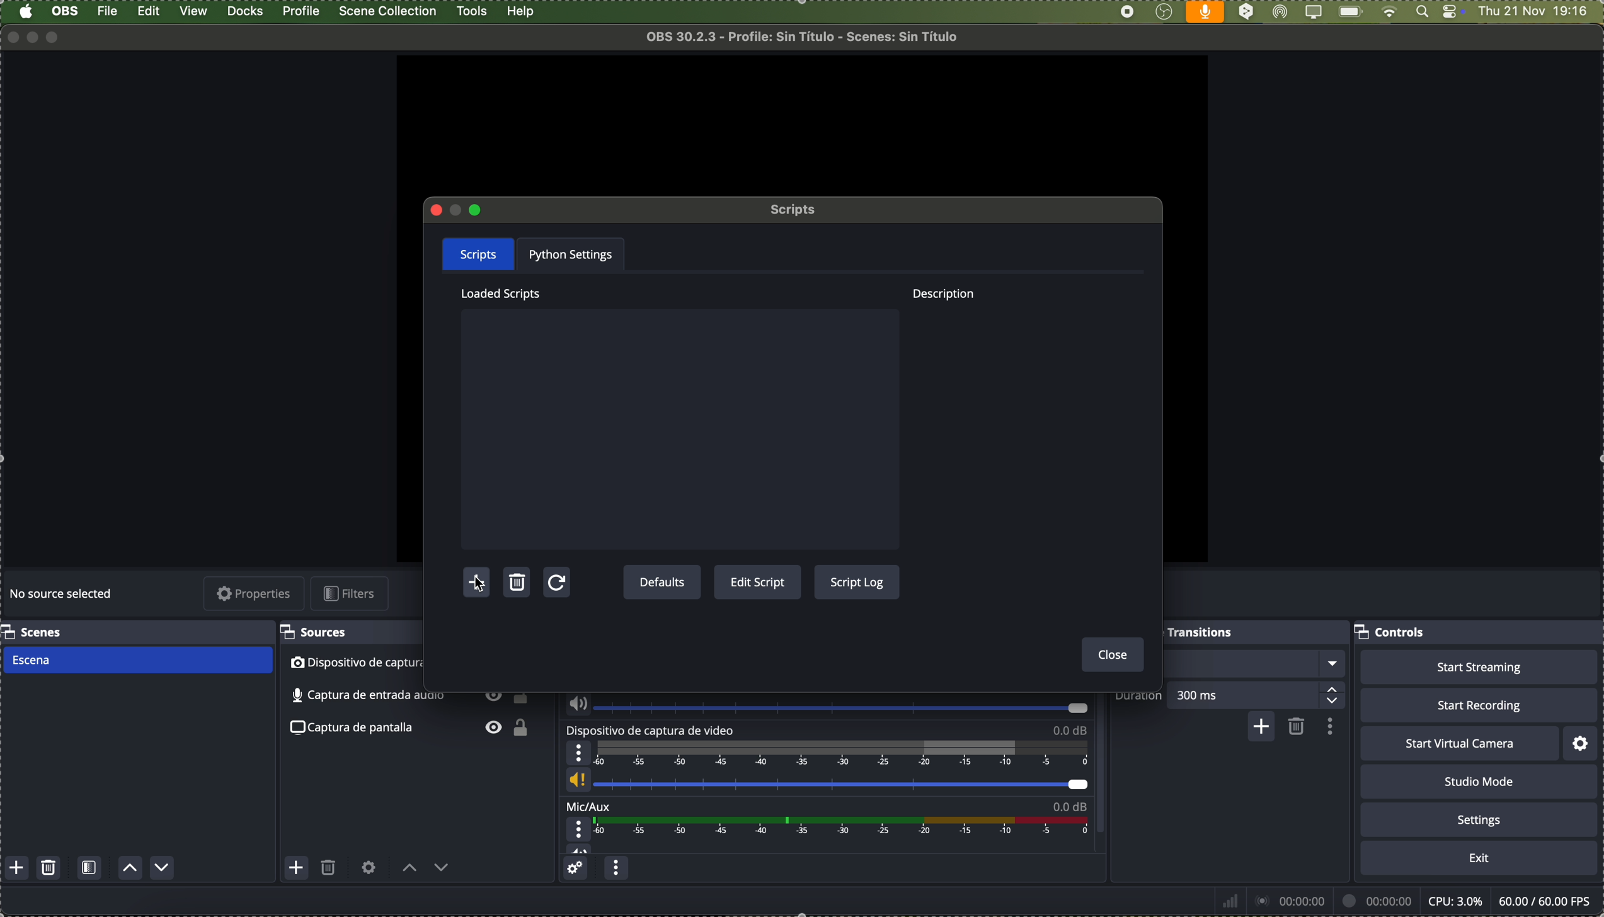 The width and height of the screenshot is (1604, 917). I want to click on OBS, so click(66, 11).